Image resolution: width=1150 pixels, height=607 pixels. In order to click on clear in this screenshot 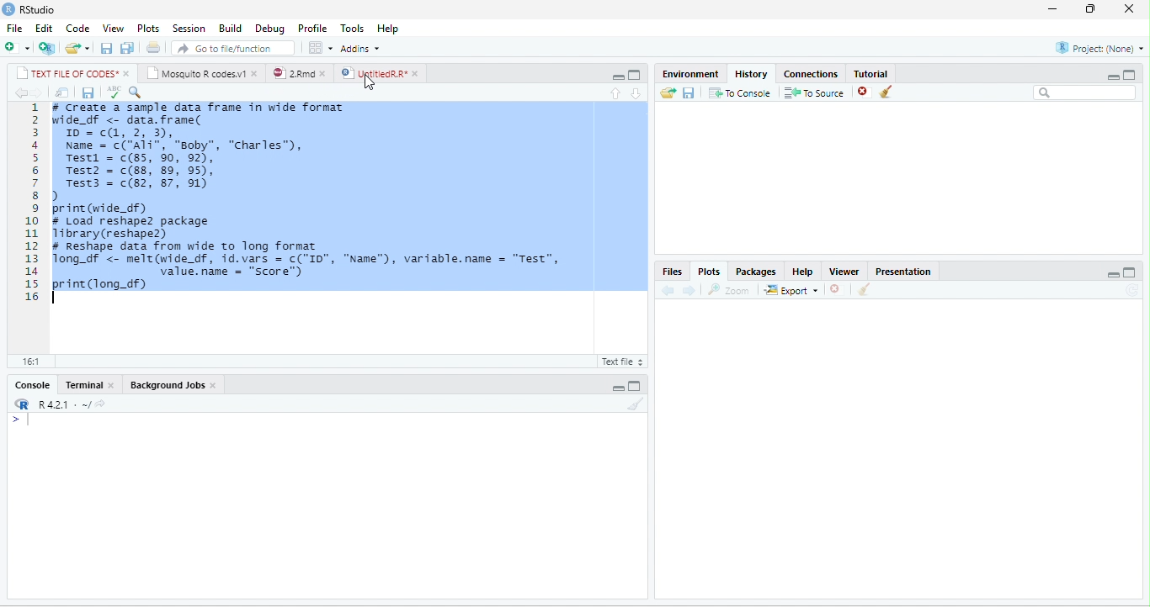, I will do `click(636, 404)`.